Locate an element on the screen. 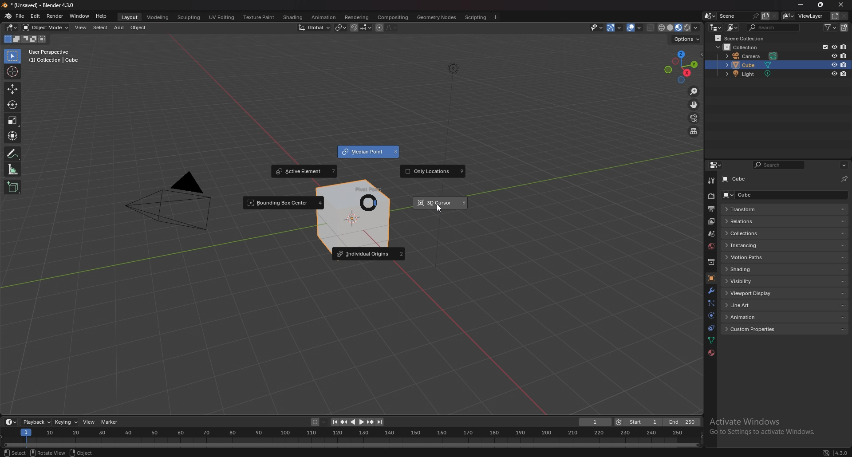 The image size is (852, 457). scene collection is located at coordinates (741, 38).